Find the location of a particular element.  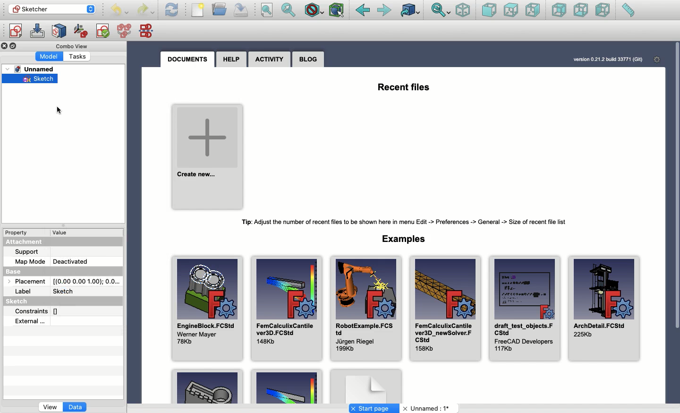

Tip: Adjust the number of recent files to be shown here in menu Edit -> Preferences -> General -> Size of recent file list is located at coordinates (408, 222).